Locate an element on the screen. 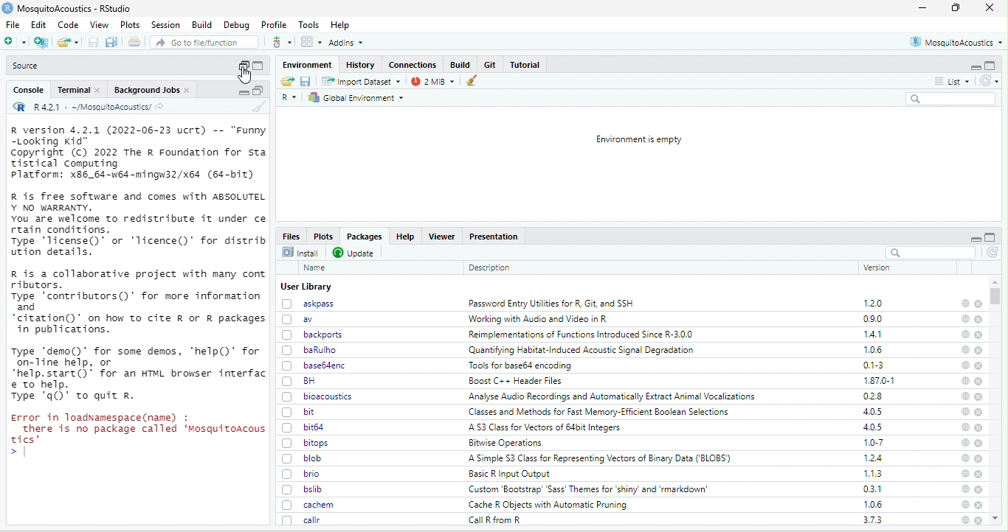 The height and width of the screenshot is (532, 1008). Analyse Audio Recordings and Automatically Extract Animal Vocalizations is located at coordinates (612, 396).